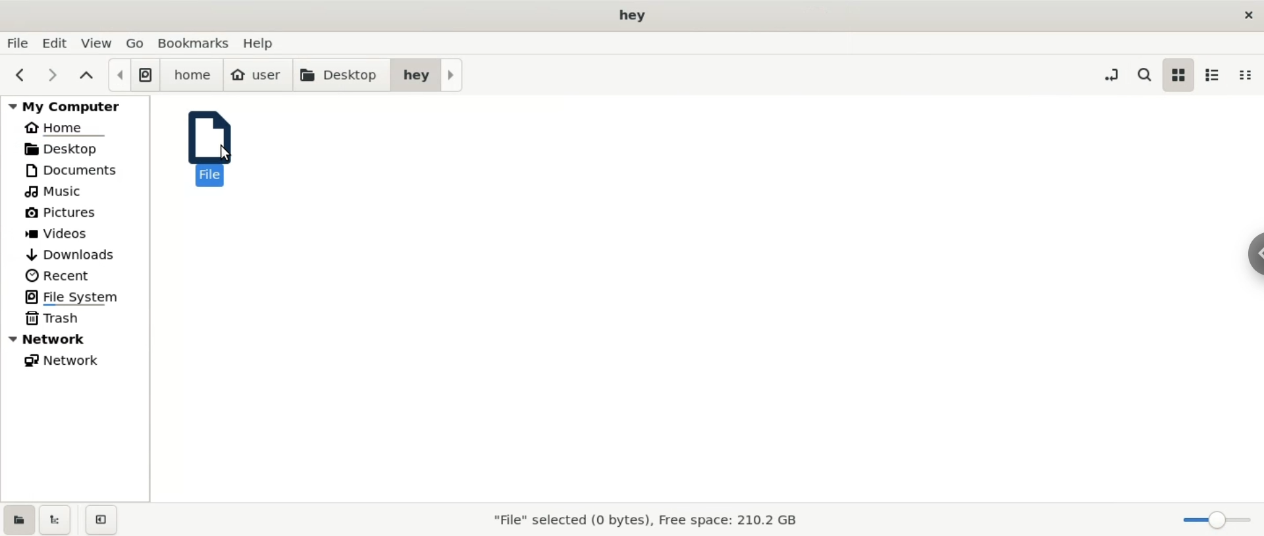 This screenshot has height=536, width=1264. What do you see at coordinates (650, 518) in the screenshot?
I see `file selected` at bounding box center [650, 518].